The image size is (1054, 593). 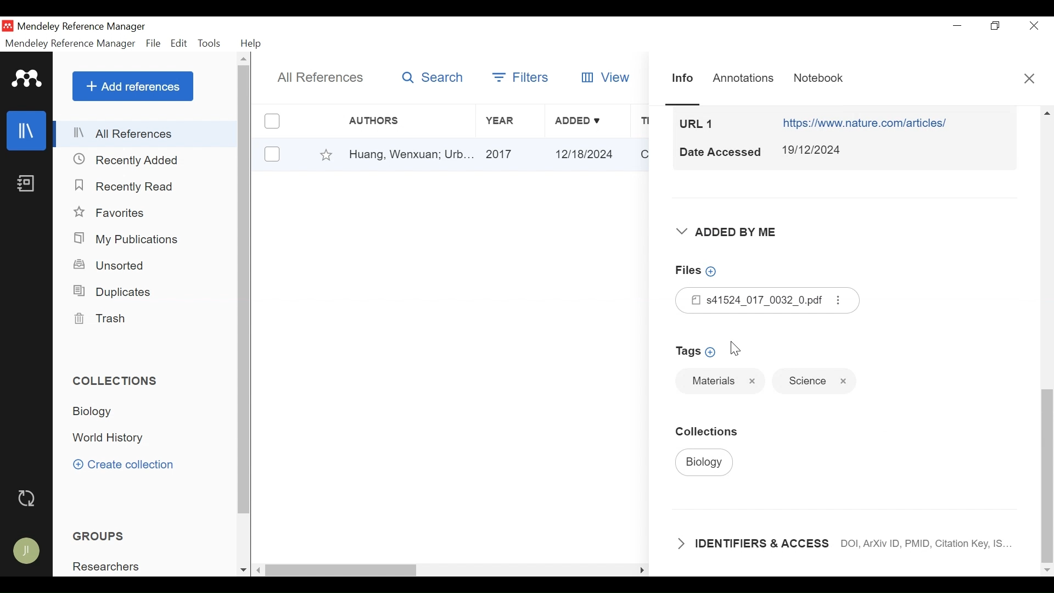 I want to click on Favorites, so click(x=113, y=213).